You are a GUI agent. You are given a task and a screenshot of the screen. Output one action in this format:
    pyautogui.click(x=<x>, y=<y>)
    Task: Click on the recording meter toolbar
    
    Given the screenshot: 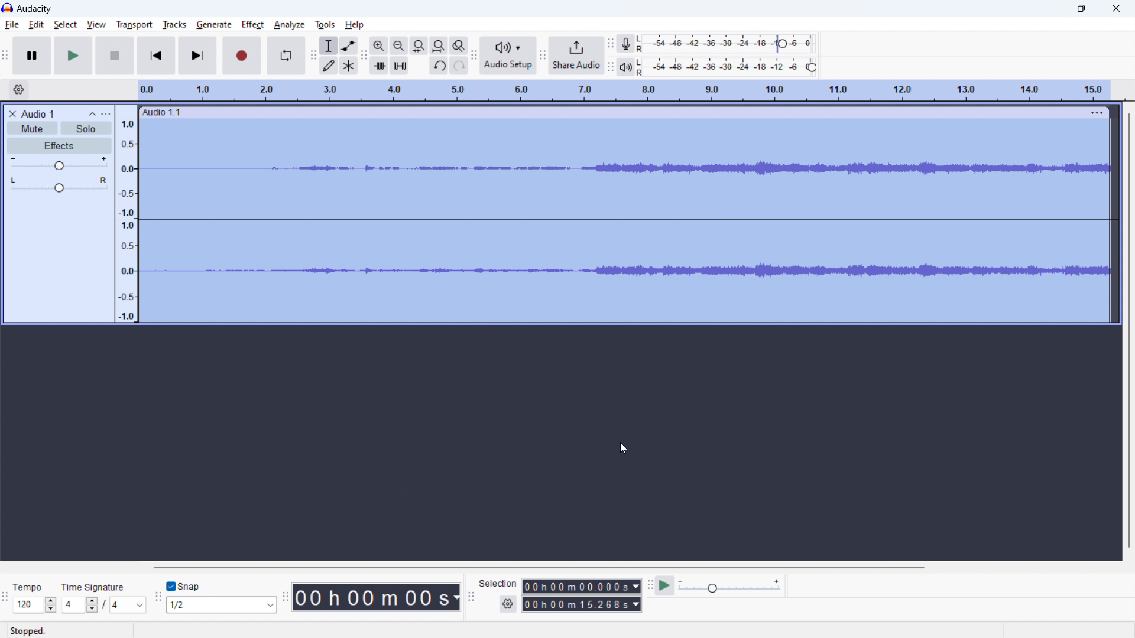 What is the action you would take?
    pyautogui.click(x=610, y=44)
    